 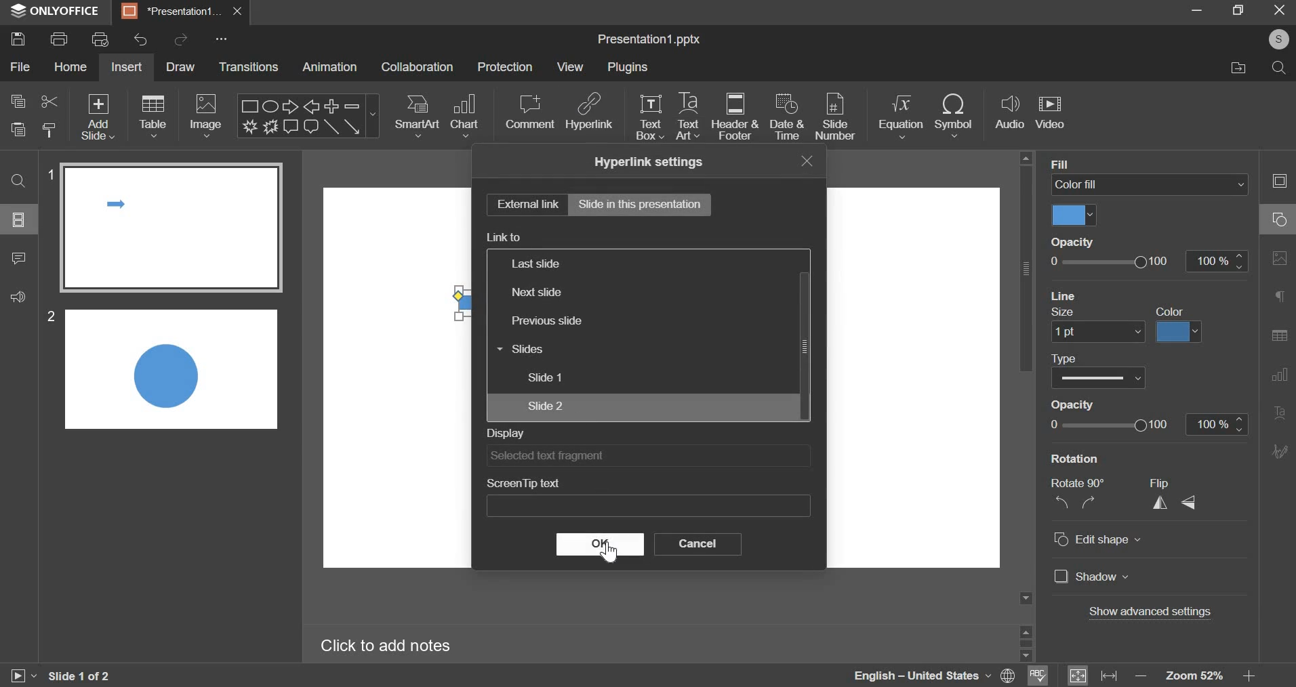 What do you see at coordinates (174, 228) in the screenshot?
I see `slide 1 preview` at bounding box center [174, 228].